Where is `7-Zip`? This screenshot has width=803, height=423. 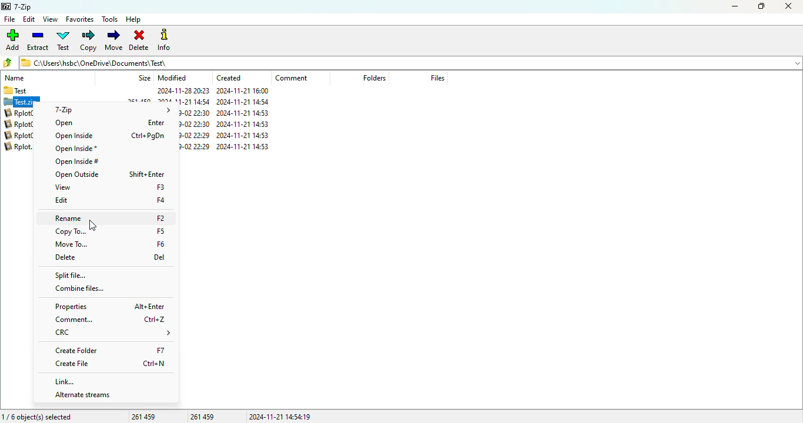 7-Zip is located at coordinates (18, 7).